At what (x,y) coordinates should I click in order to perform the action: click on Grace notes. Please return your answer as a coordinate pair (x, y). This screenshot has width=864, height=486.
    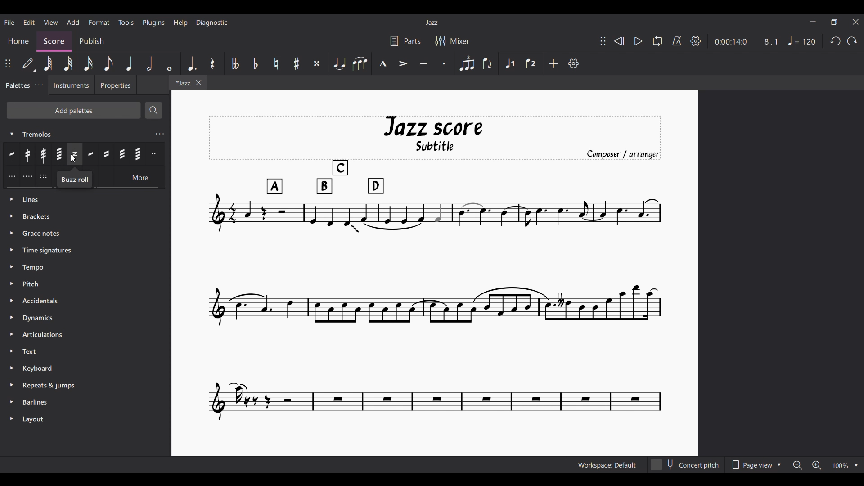
    Looking at the image, I should click on (86, 234).